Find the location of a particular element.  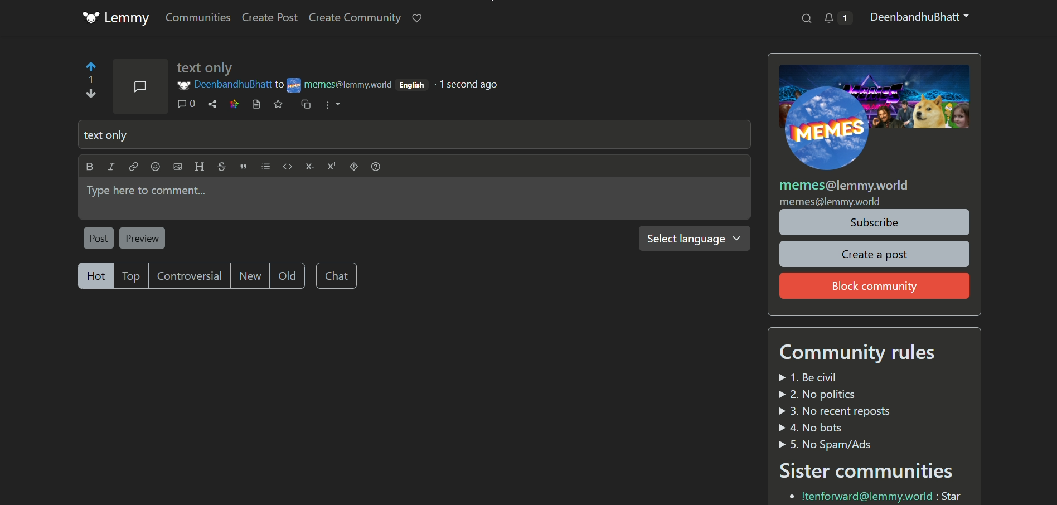

view is located at coordinates (235, 104).